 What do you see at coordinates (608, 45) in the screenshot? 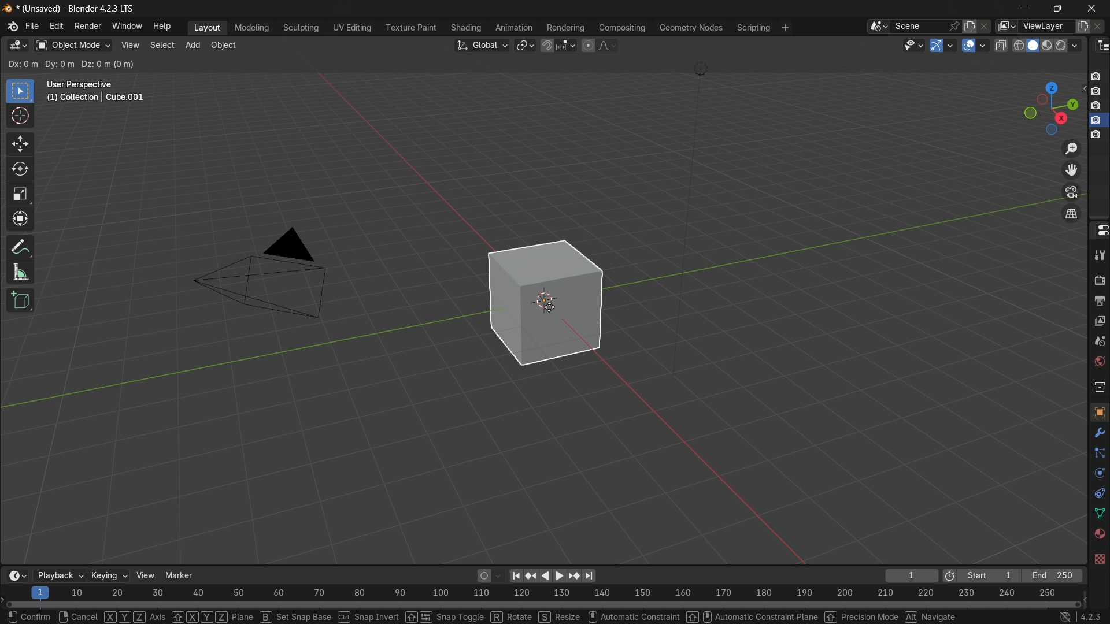
I see `propotional editing fall off` at bounding box center [608, 45].